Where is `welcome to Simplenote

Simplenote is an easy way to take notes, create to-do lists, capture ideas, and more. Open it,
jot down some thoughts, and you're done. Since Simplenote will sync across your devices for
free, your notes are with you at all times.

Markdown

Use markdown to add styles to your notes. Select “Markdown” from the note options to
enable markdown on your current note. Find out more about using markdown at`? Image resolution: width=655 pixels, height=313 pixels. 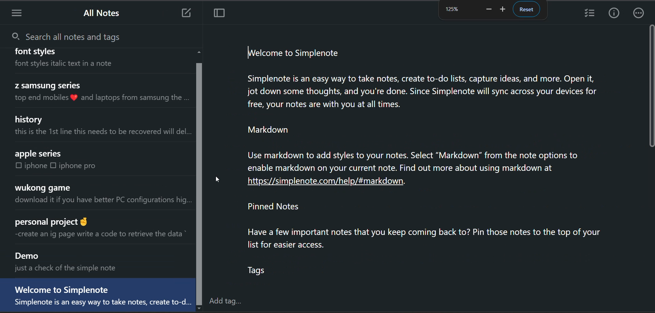 welcome to Simplenote

Simplenote is an easy way to take notes, create to-do lists, capture ideas, and more. Open it,
jot down some thoughts, and you're done. Since Simplenote will sync across your devices for
free, your notes are with you at all times.

Markdown

Use markdown to add styles to your notes. Select “Markdown” from the note options to
enable markdown on your current note. Find out more about using markdown at is located at coordinates (421, 109).